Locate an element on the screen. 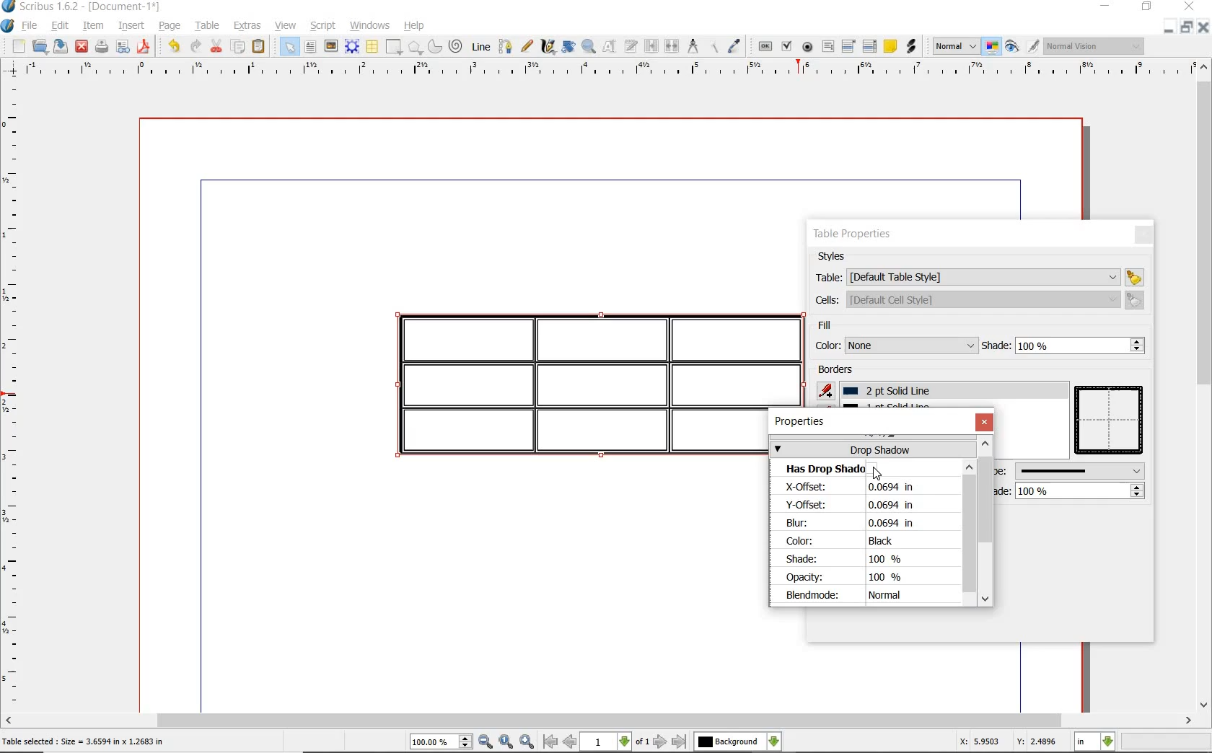 This screenshot has height=753, width=1212. X-Offset: 0.0694 in is located at coordinates (864, 488).